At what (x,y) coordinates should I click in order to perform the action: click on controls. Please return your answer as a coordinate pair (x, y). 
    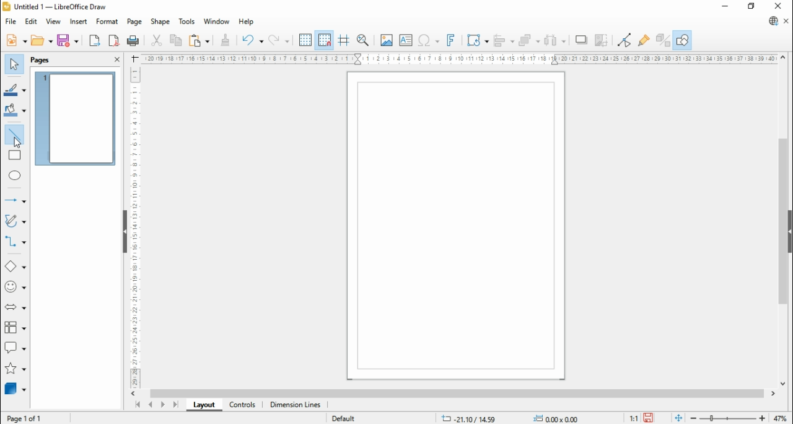
    Looking at the image, I should click on (242, 405).